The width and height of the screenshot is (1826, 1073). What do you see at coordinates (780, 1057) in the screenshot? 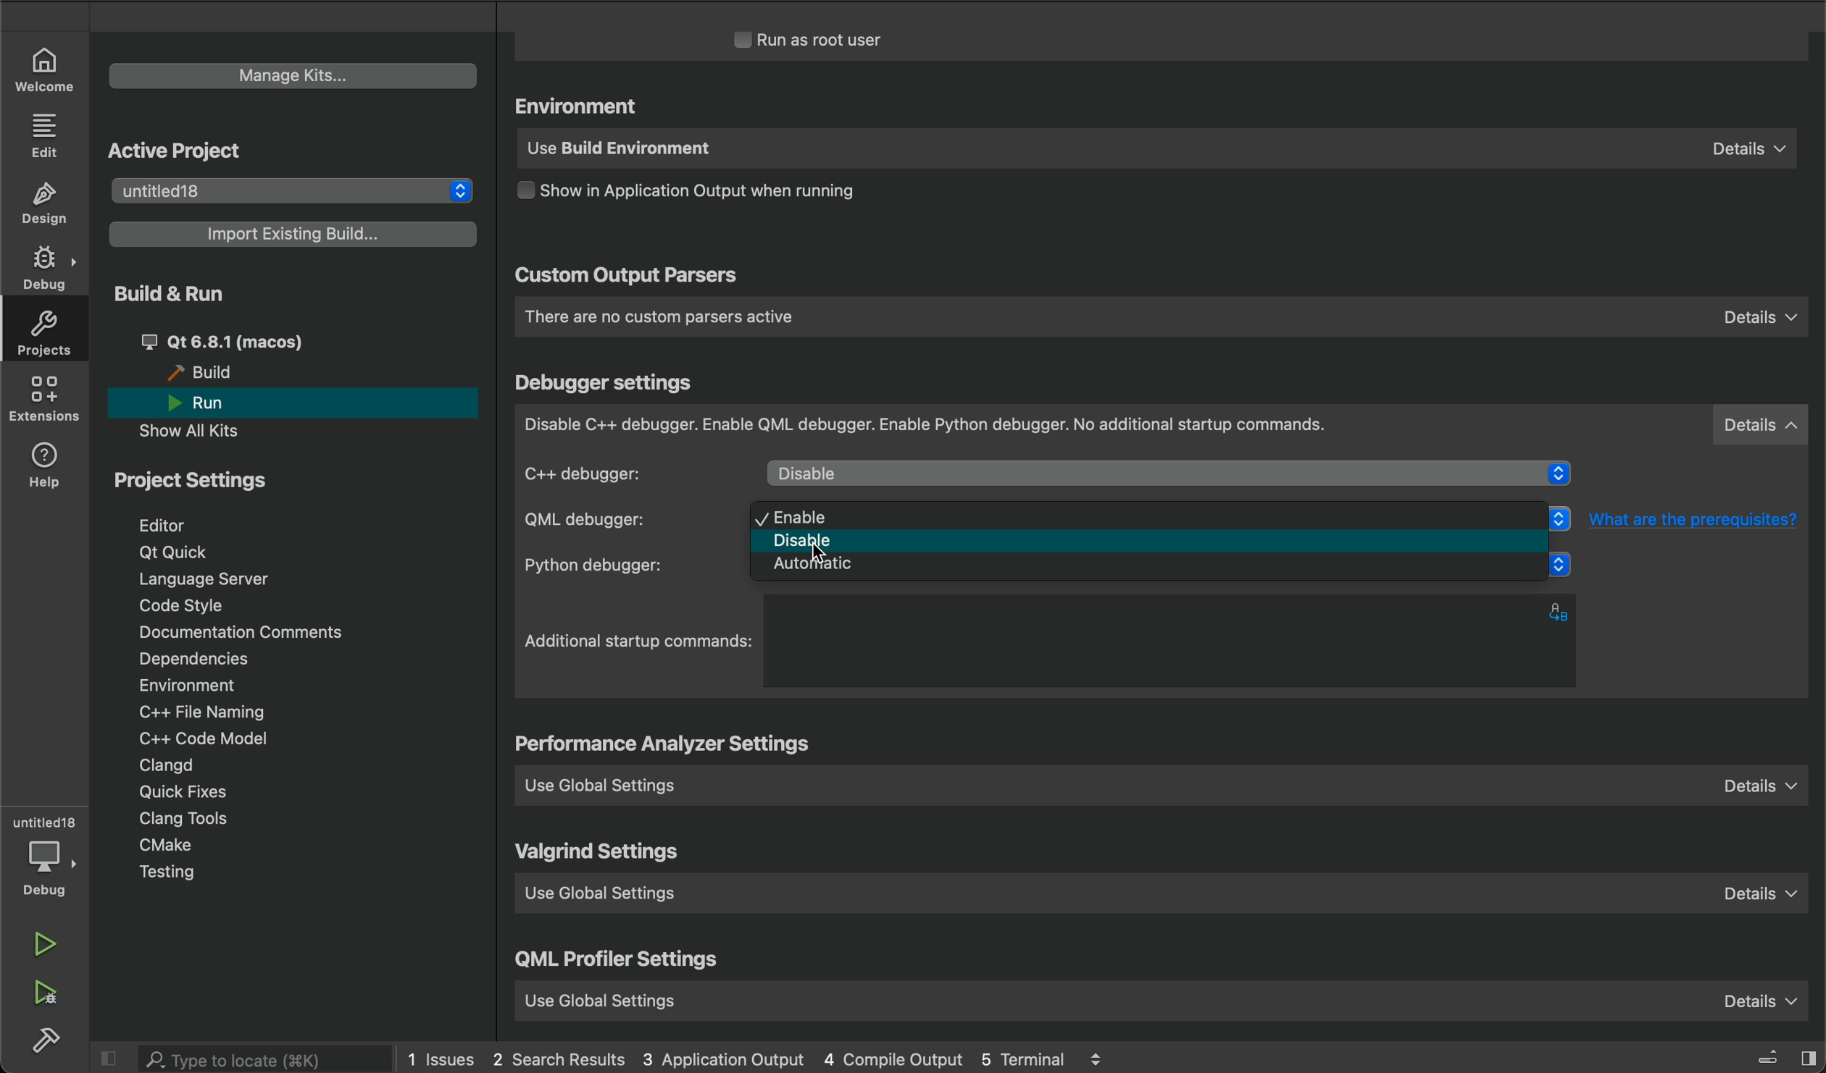
I see `logs` at bounding box center [780, 1057].